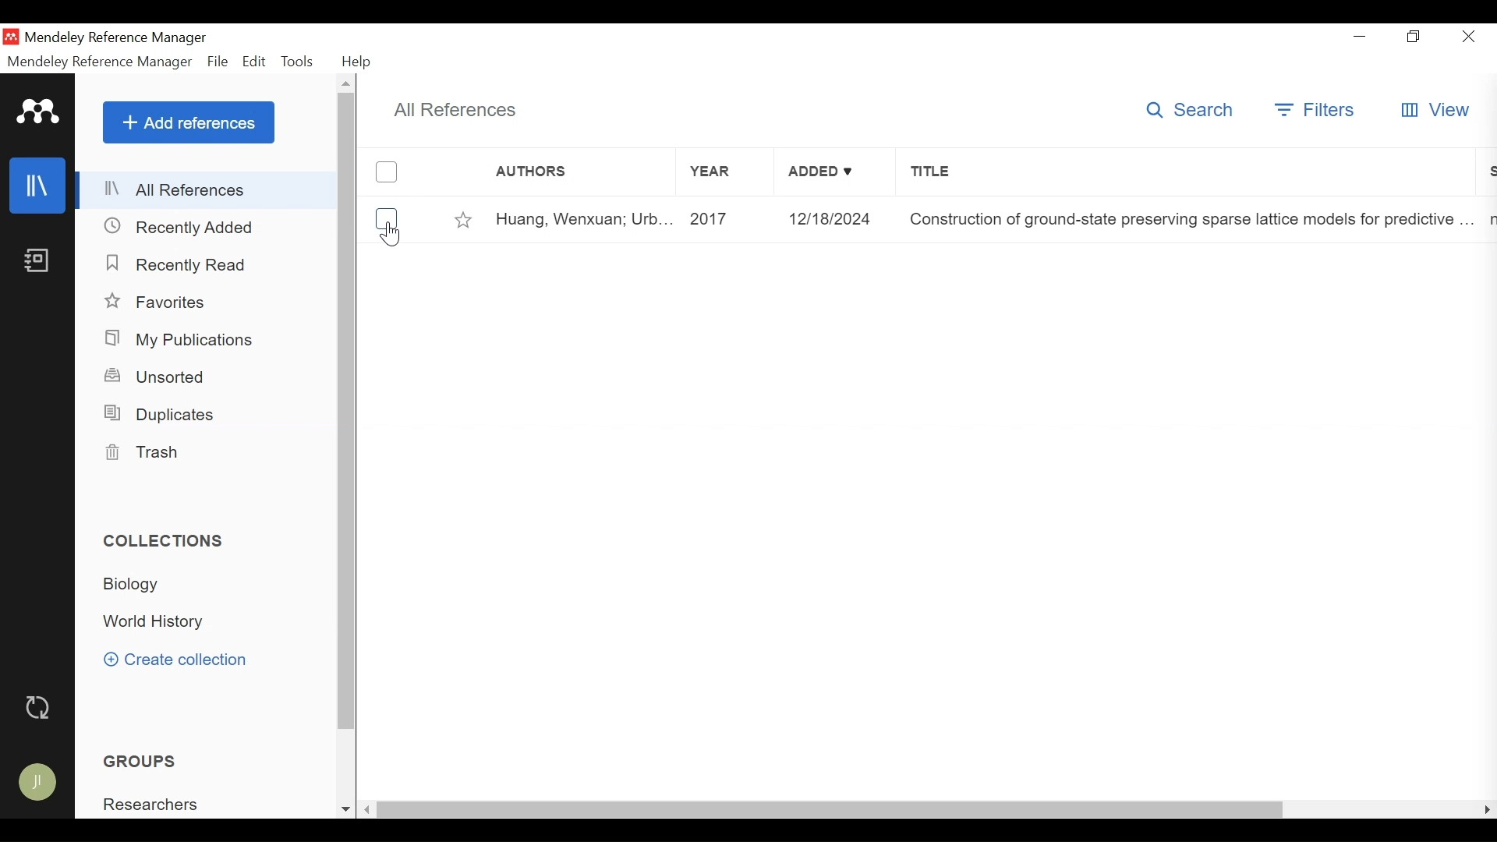 The height and width of the screenshot is (842, 1497). Describe the element at coordinates (390, 233) in the screenshot. I see `Cursor` at that location.